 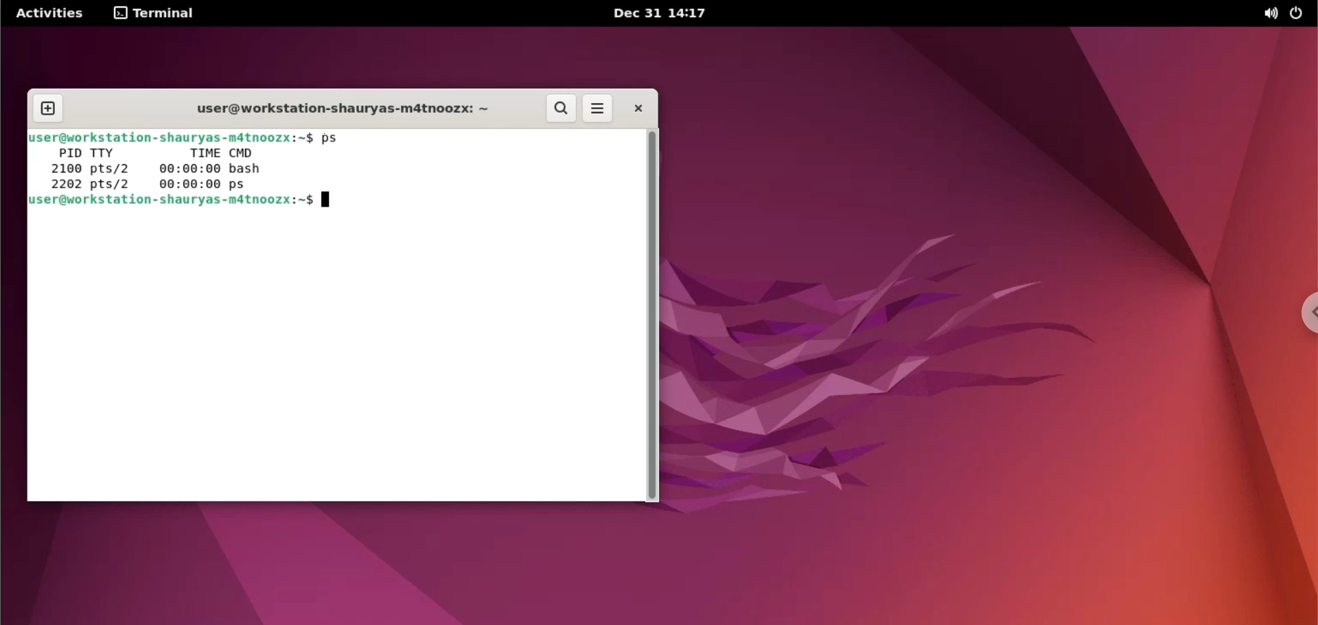 I want to click on close, so click(x=635, y=111).